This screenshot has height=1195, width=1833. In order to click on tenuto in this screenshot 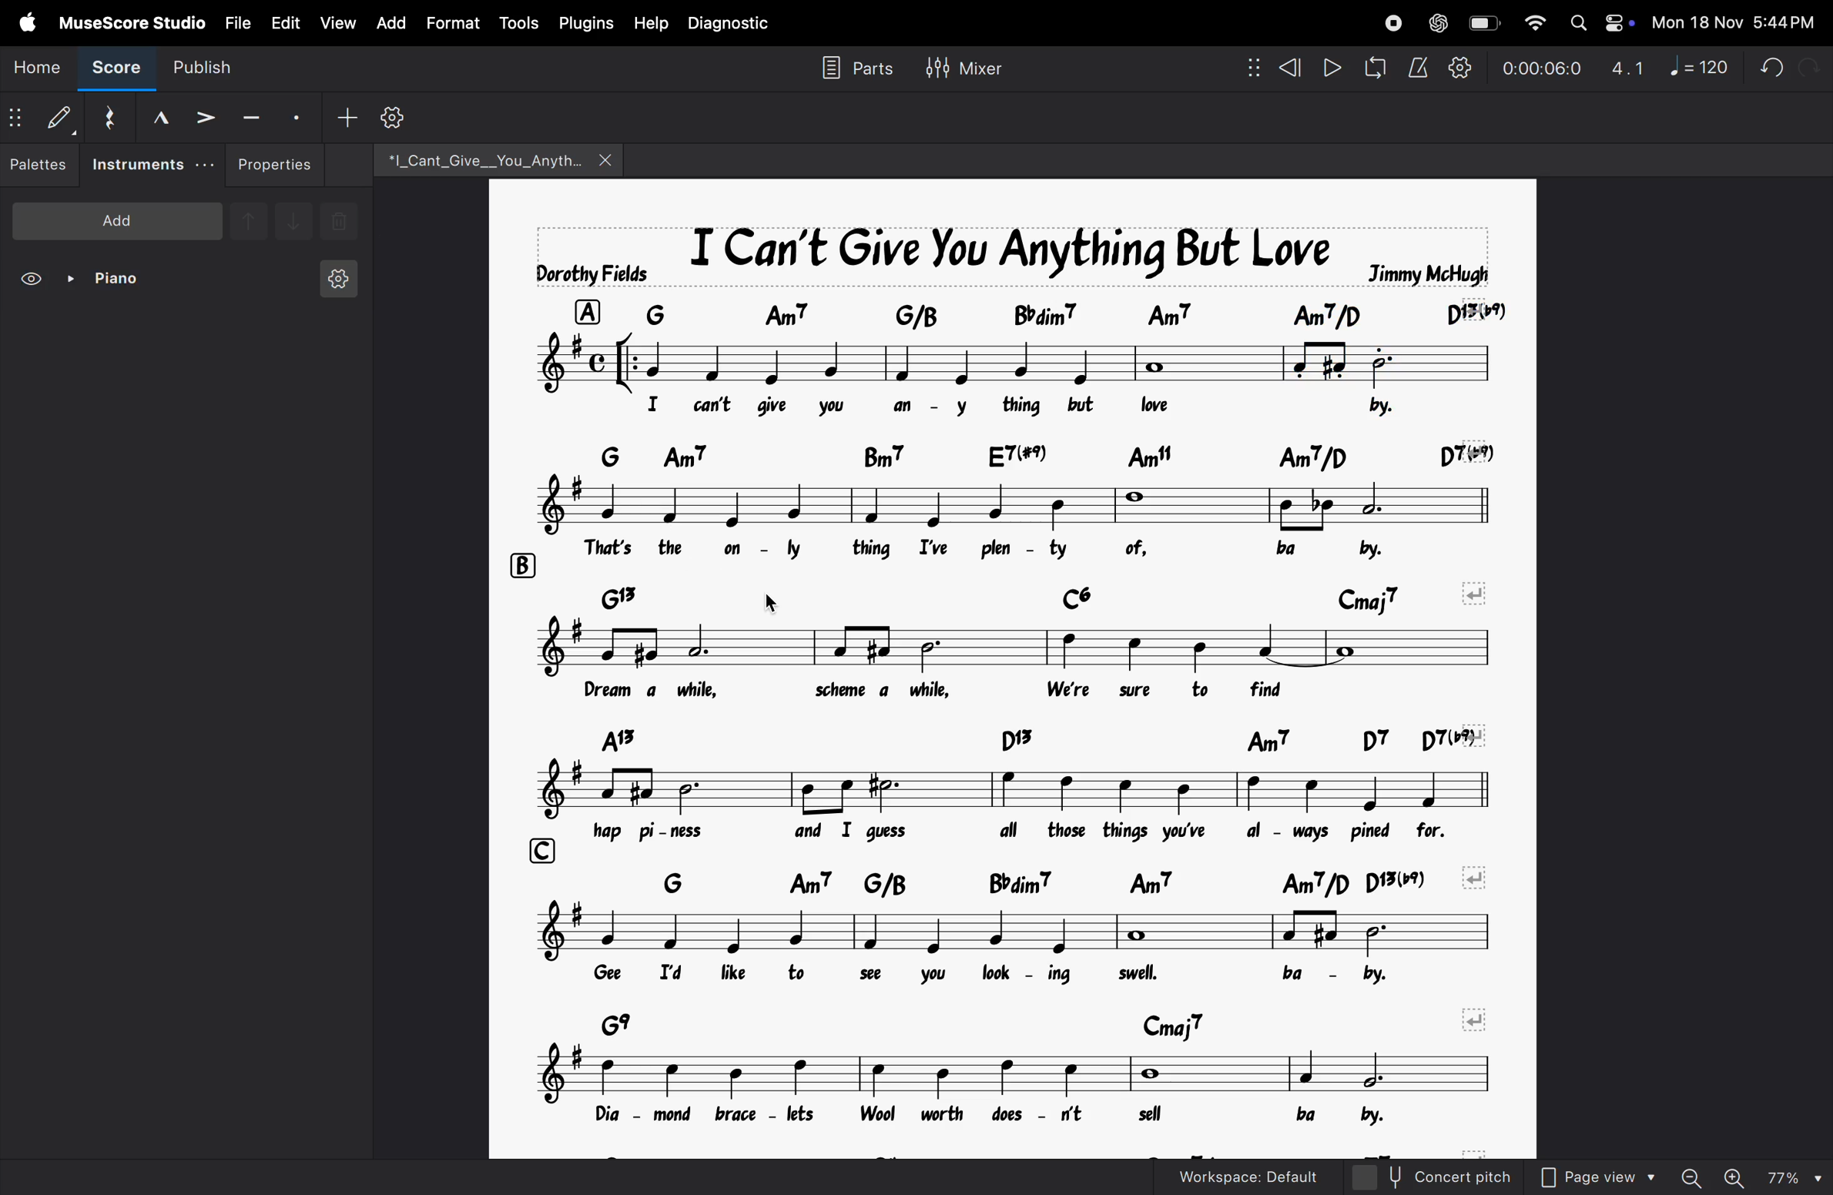, I will do `click(251, 115)`.